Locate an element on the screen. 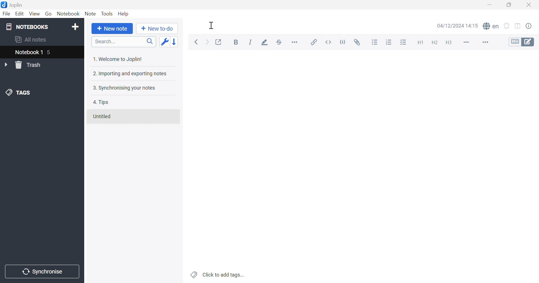 This screenshot has width=539, height=283. Note properties is located at coordinates (529, 26).